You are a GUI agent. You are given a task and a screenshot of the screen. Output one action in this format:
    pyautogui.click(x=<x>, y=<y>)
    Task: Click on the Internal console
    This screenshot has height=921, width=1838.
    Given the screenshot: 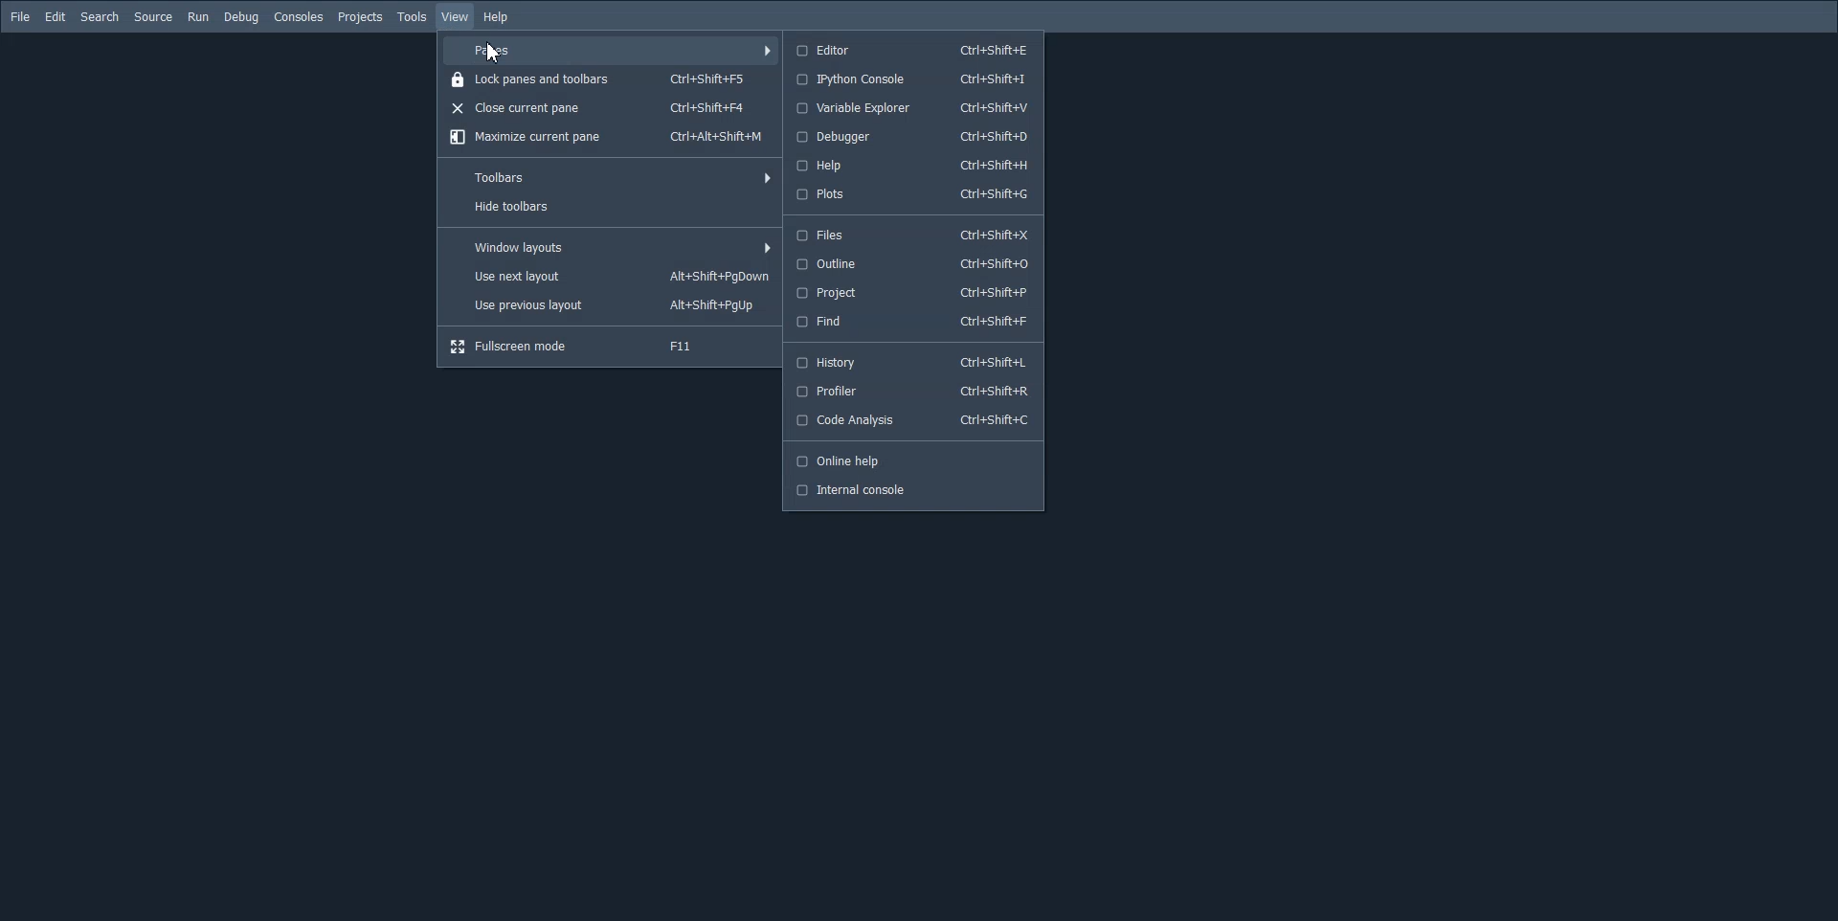 What is the action you would take?
    pyautogui.click(x=913, y=490)
    